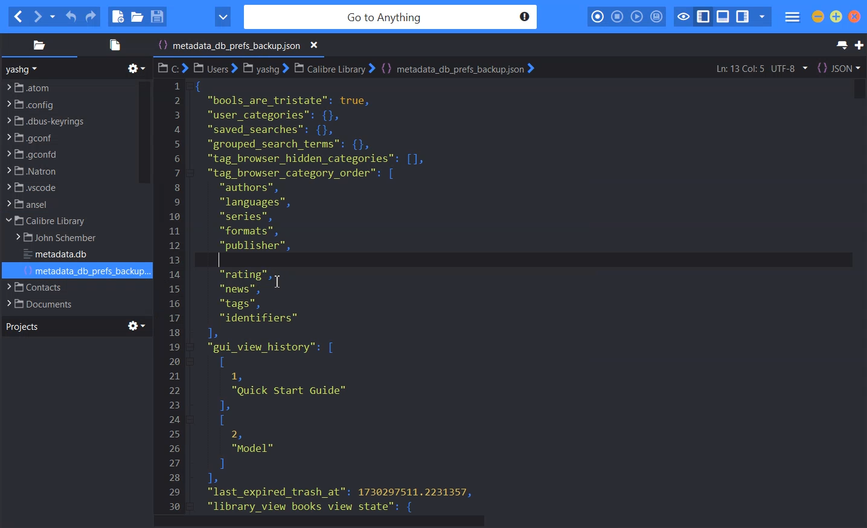 The width and height of the screenshot is (867, 528). What do you see at coordinates (598, 17) in the screenshot?
I see `Record Macro` at bounding box center [598, 17].